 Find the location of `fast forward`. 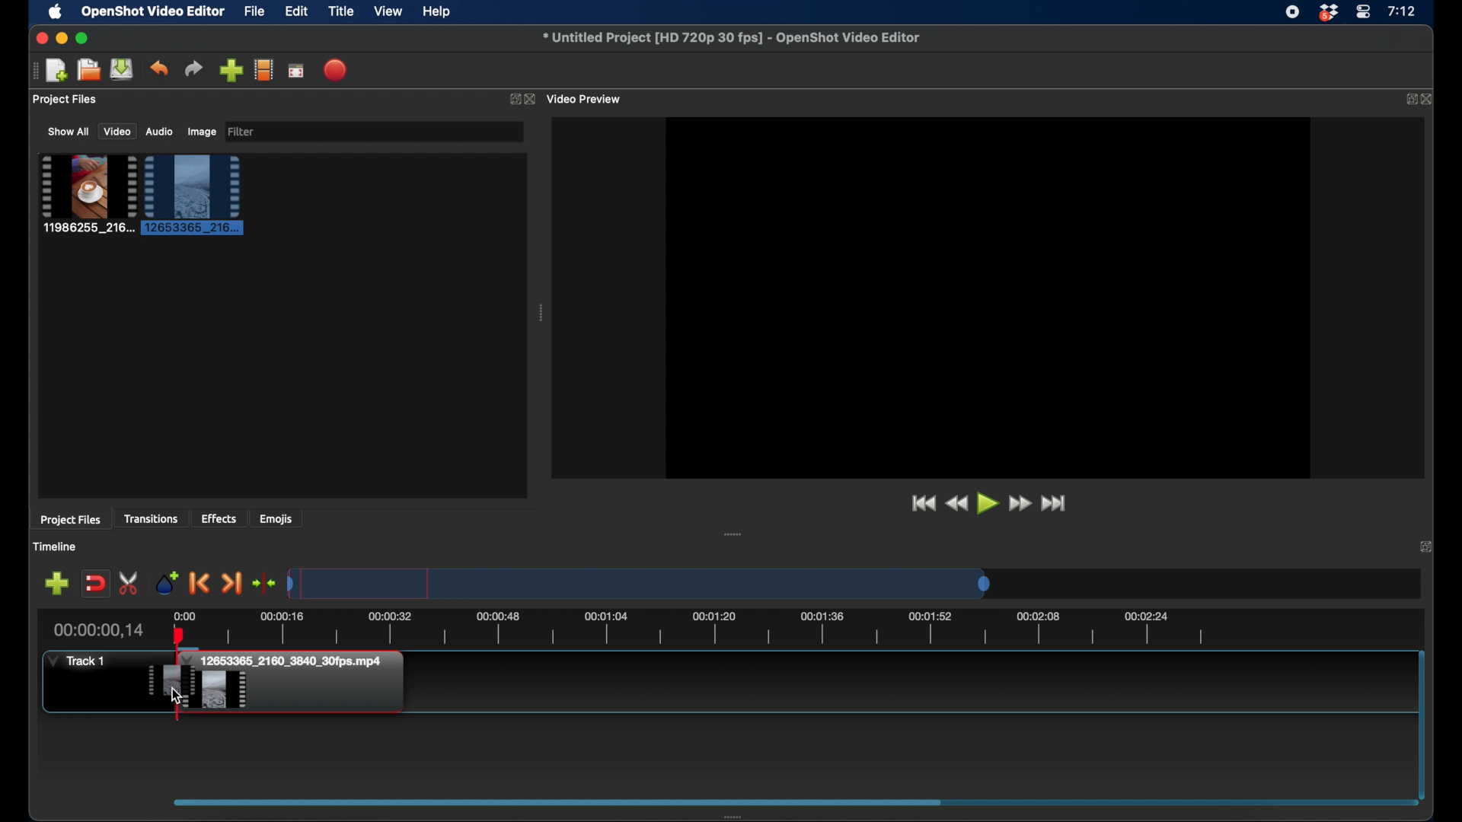

fast forward is located at coordinates (1022, 504).